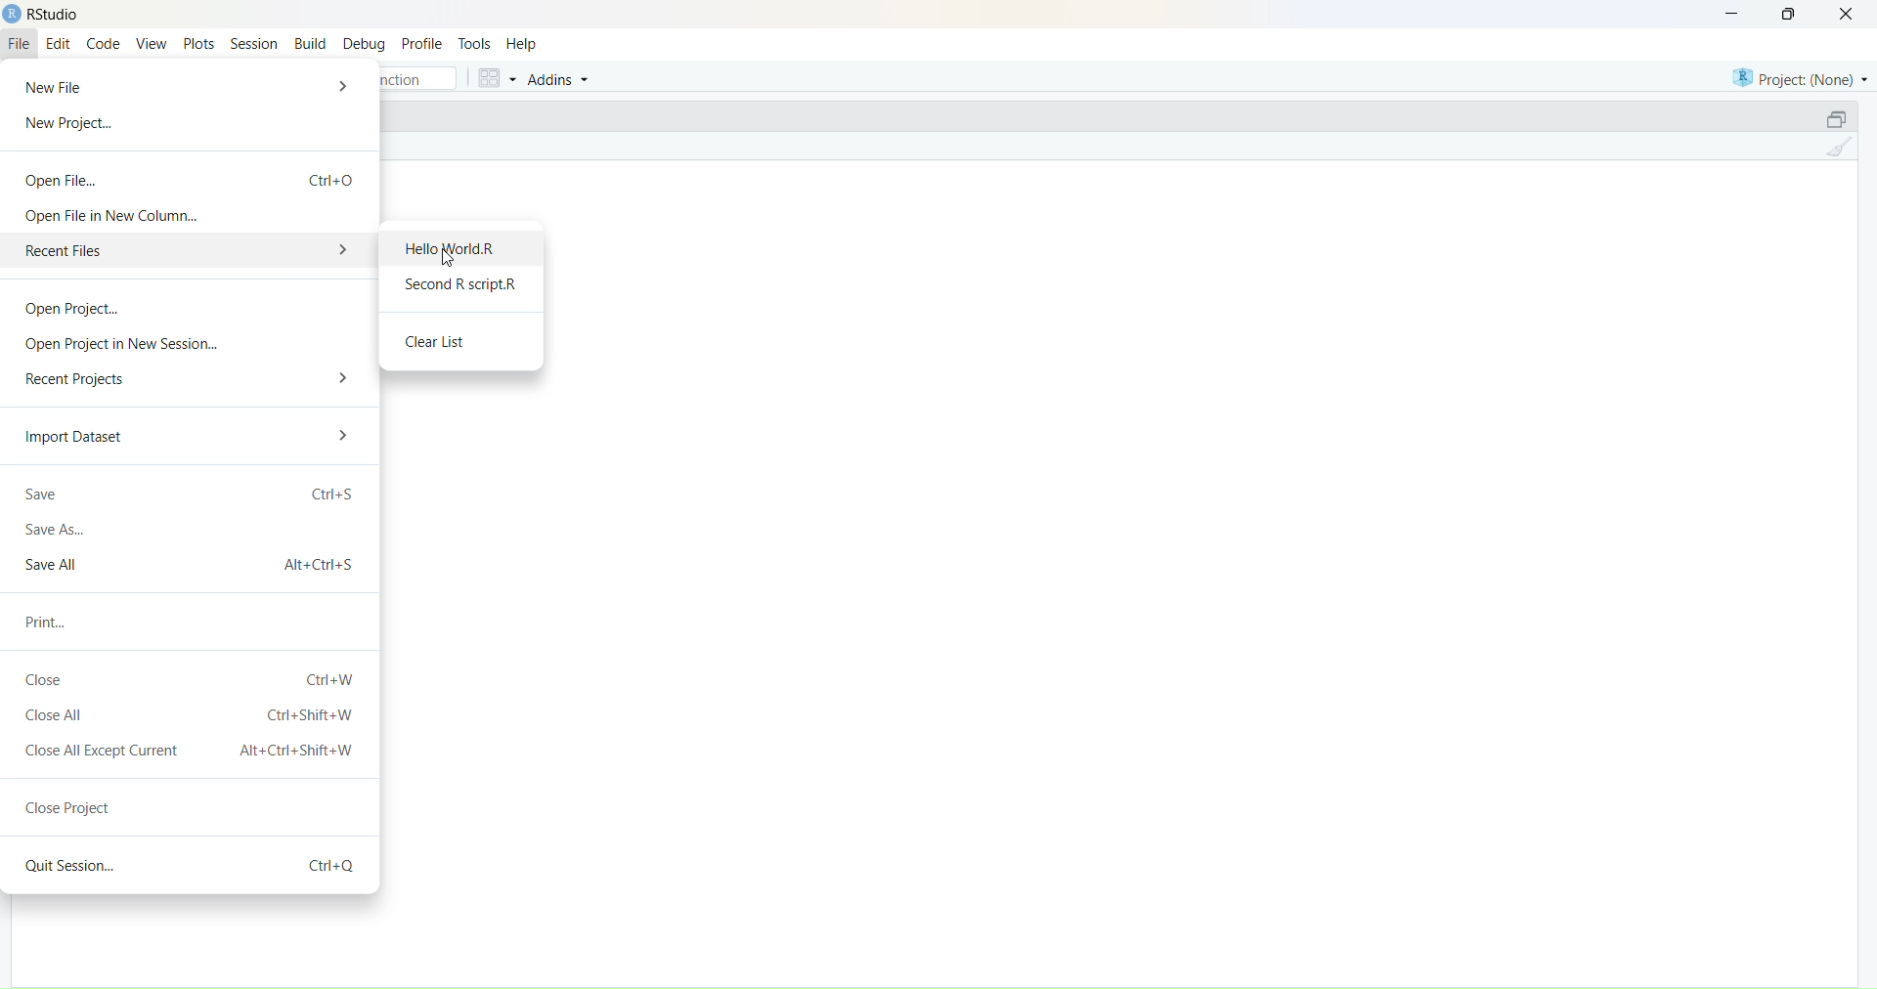  Describe the element at coordinates (253, 42) in the screenshot. I see `Session` at that location.